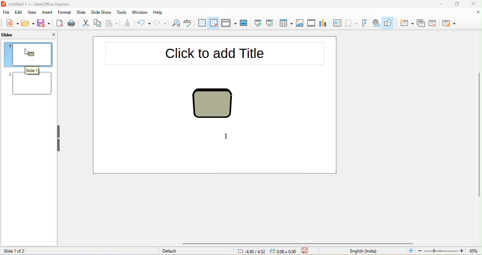 This screenshot has width=482, height=255. What do you see at coordinates (30, 83) in the screenshot?
I see `slide 2` at bounding box center [30, 83].